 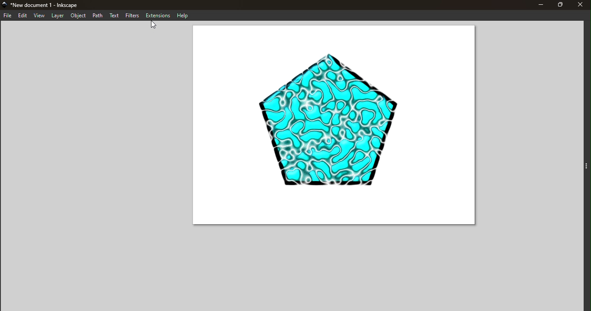 I want to click on Close, so click(x=579, y=6).